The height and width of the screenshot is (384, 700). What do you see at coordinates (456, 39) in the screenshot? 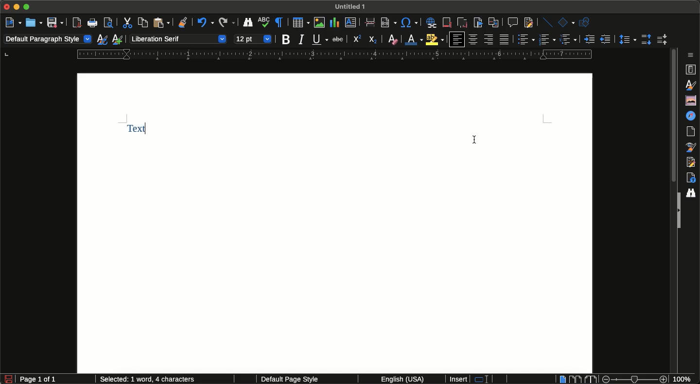
I see `Align left` at bounding box center [456, 39].